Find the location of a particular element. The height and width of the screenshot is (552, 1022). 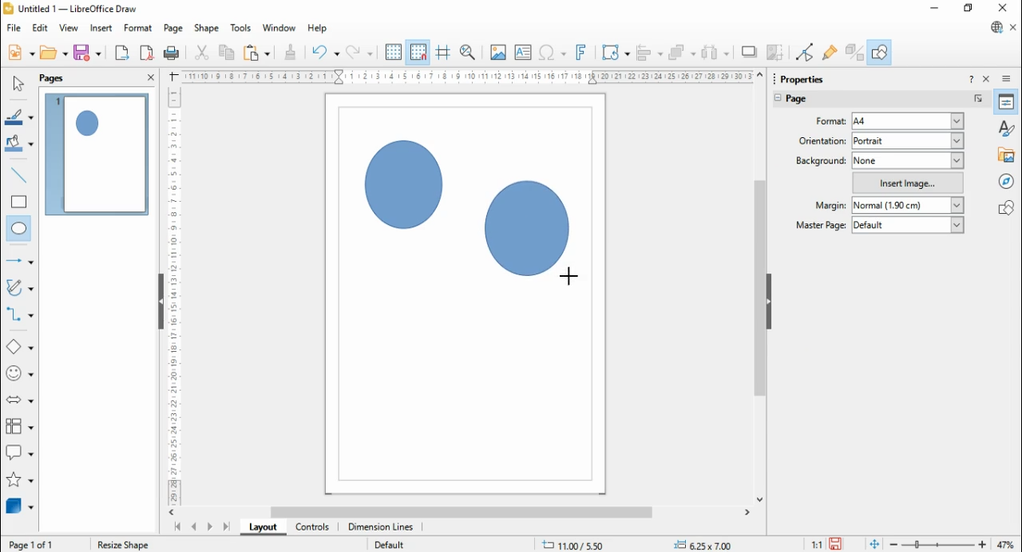

basic shapes is located at coordinates (20, 349).